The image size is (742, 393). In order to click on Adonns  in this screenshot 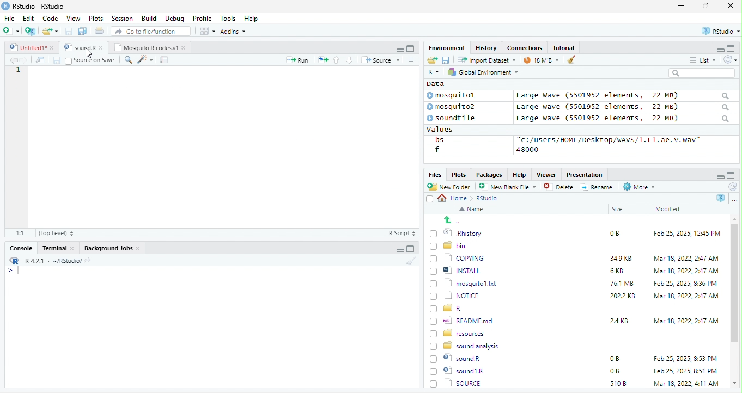, I will do `click(233, 33)`.